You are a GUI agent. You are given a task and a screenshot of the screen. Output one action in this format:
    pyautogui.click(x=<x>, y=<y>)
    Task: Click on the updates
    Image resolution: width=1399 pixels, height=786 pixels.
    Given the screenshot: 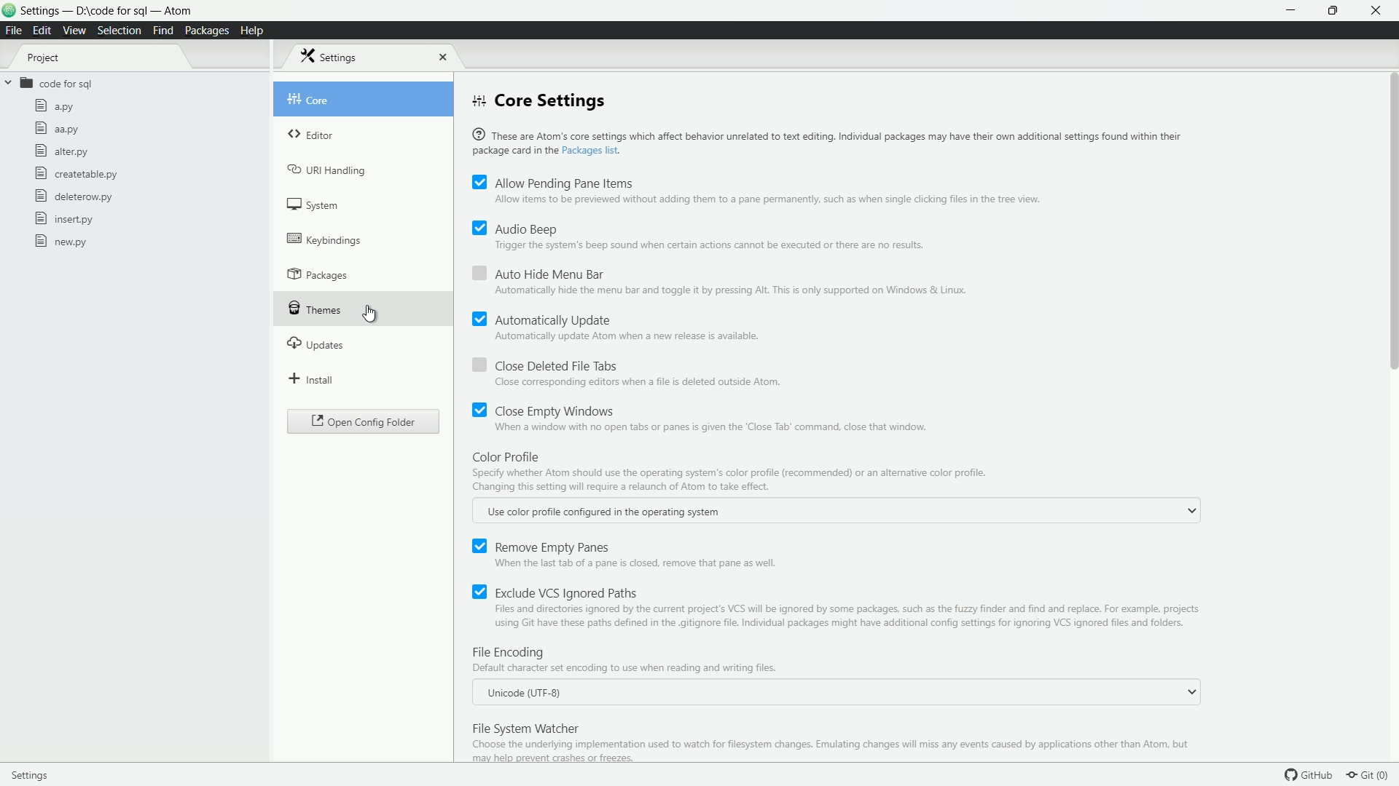 What is the action you would take?
    pyautogui.click(x=316, y=342)
    